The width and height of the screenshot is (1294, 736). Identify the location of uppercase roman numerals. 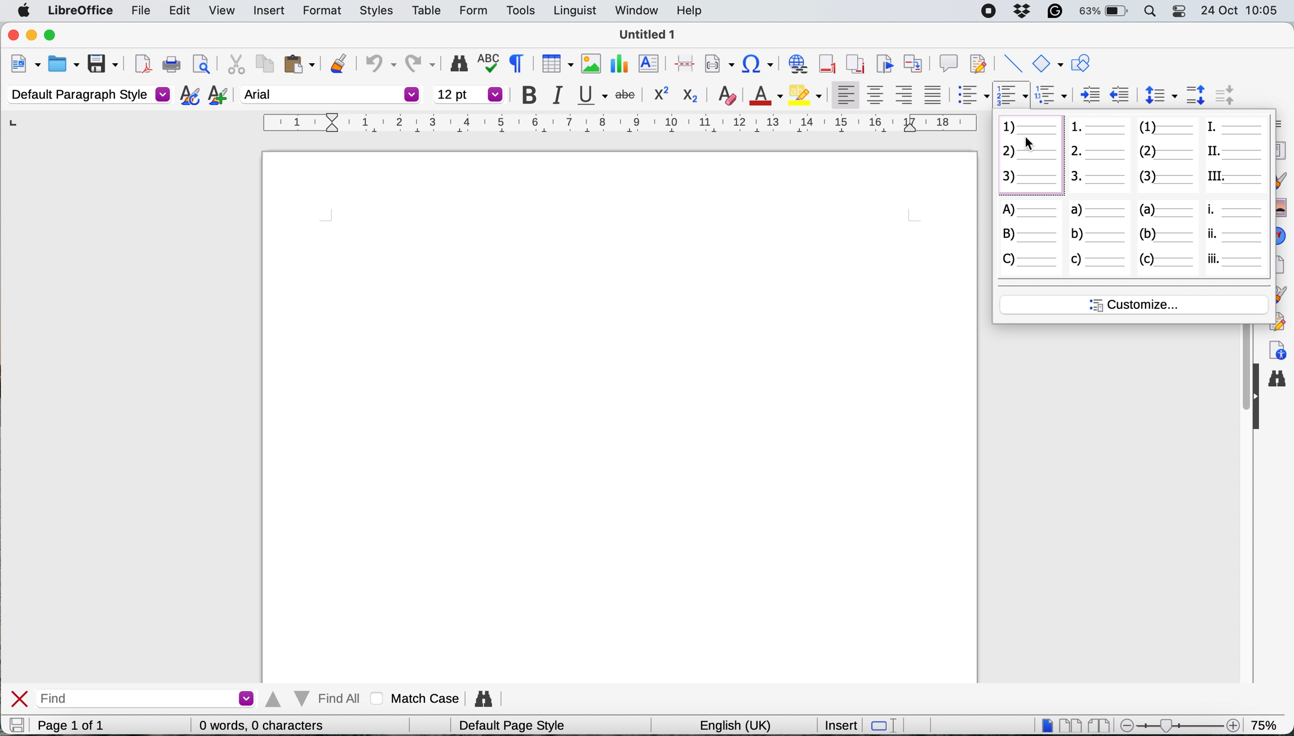
(1237, 153).